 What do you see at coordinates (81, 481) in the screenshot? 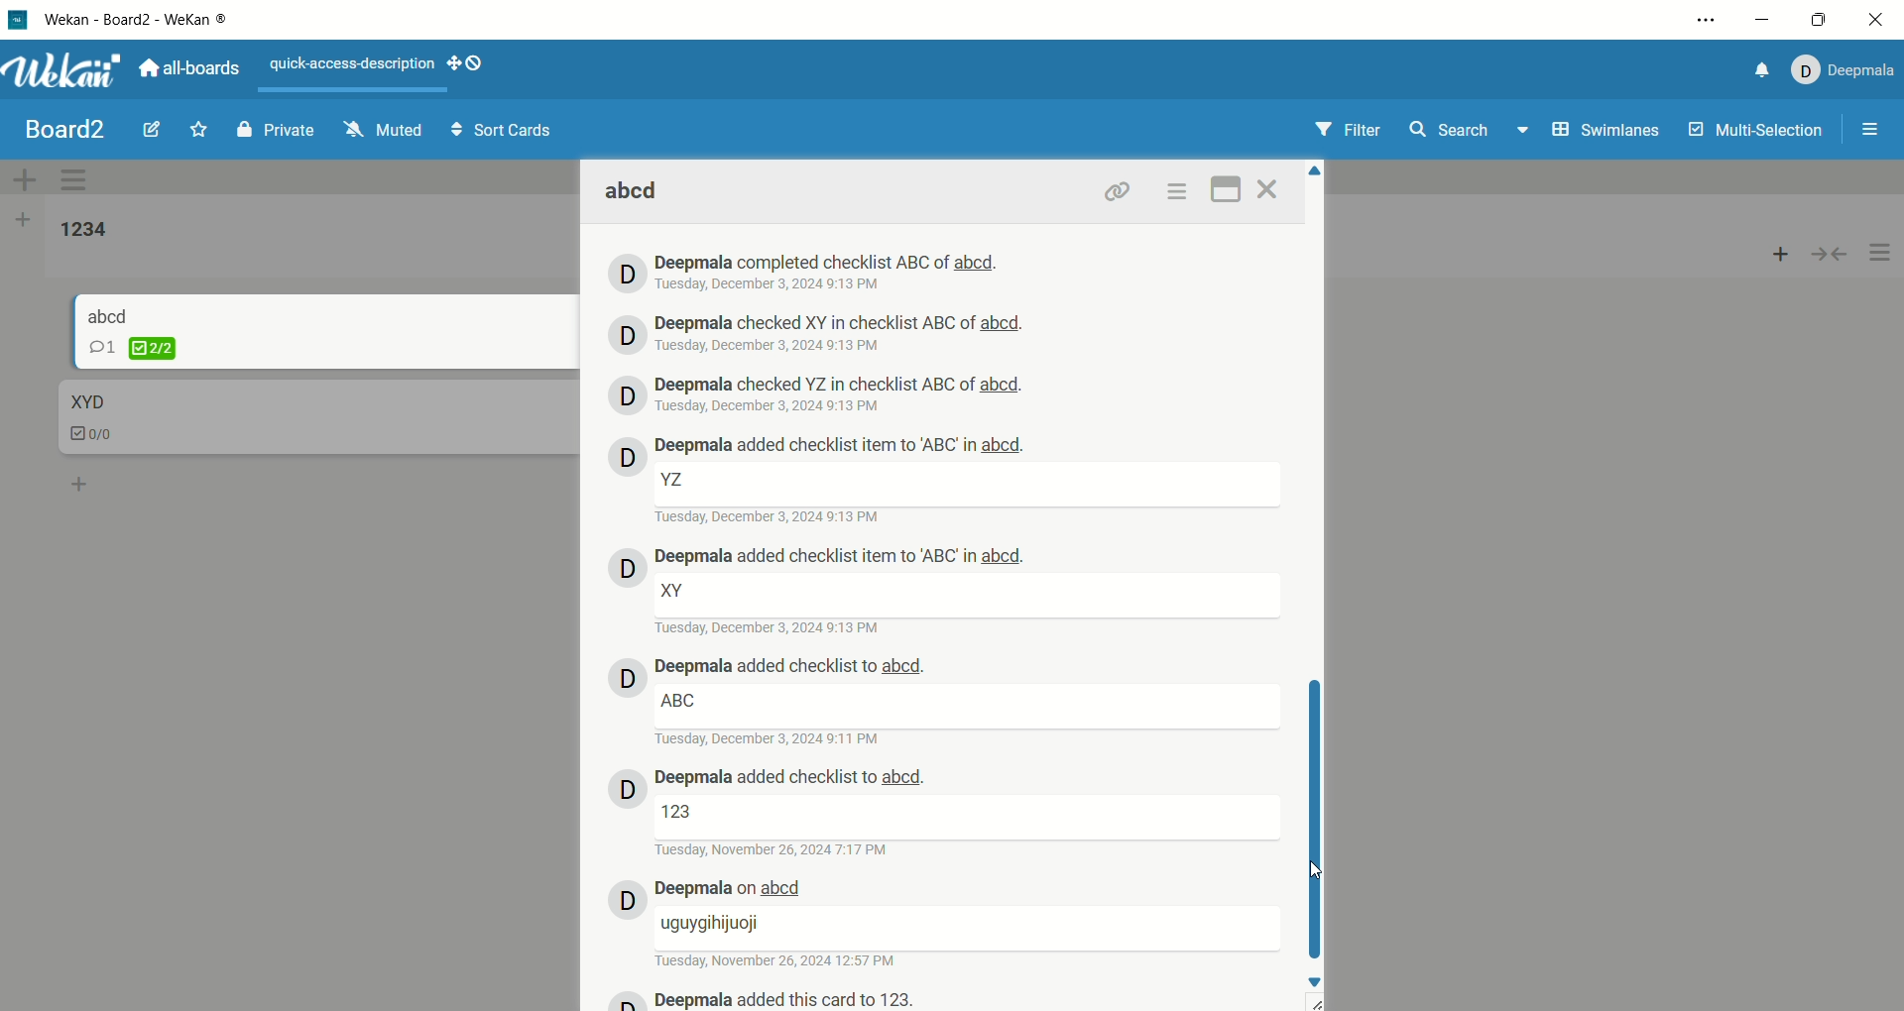
I see `add` at bounding box center [81, 481].